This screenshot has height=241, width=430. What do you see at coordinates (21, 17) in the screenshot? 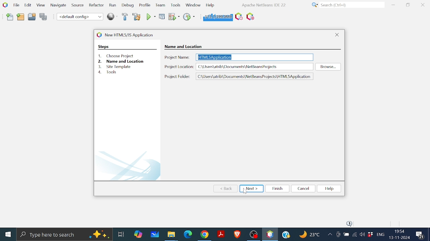
I see `Add folder` at bounding box center [21, 17].